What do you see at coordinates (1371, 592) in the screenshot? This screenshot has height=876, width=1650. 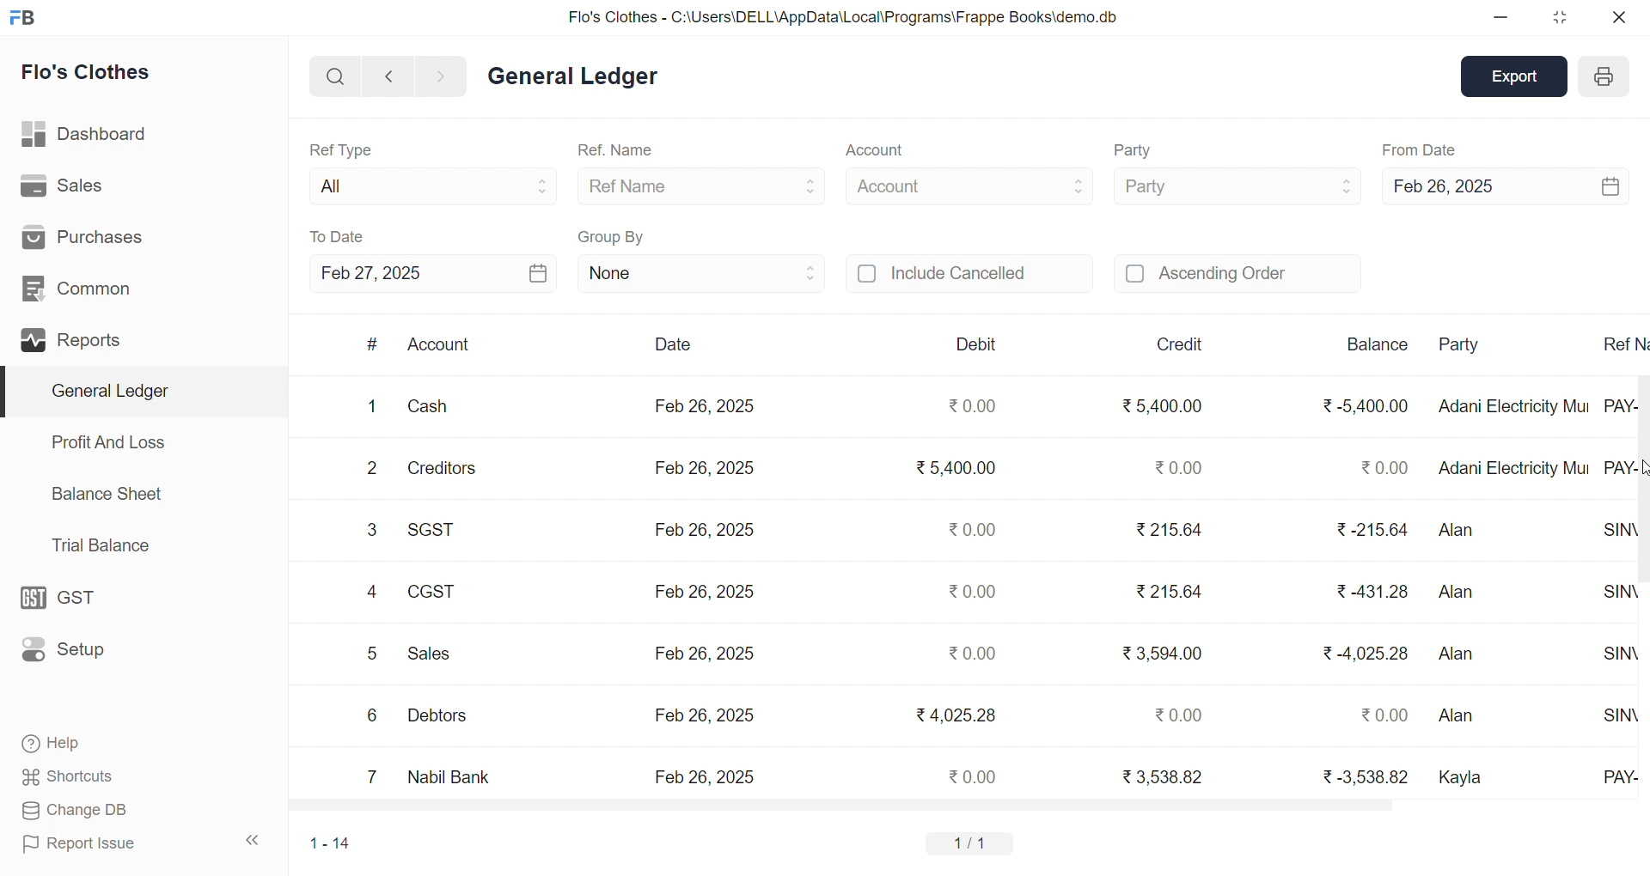 I see `₹ 431.28` at bounding box center [1371, 592].